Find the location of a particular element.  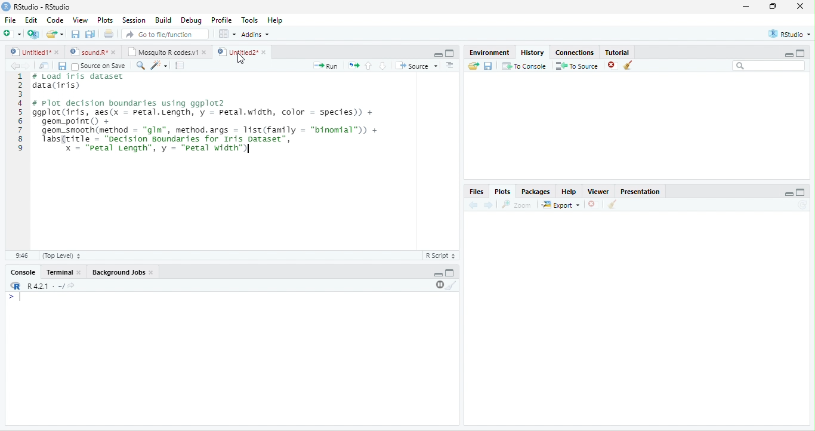

Zoom is located at coordinates (515, 205).